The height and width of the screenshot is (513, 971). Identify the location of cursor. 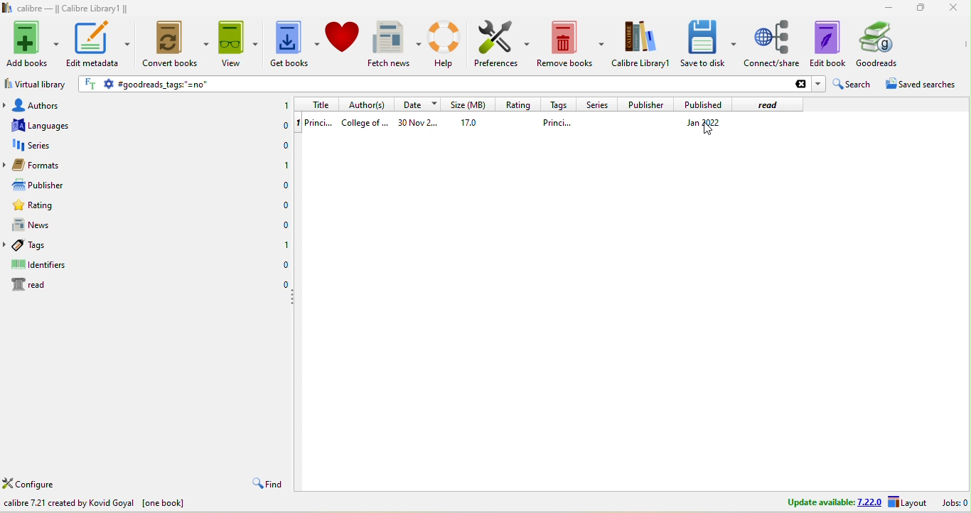
(711, 132).